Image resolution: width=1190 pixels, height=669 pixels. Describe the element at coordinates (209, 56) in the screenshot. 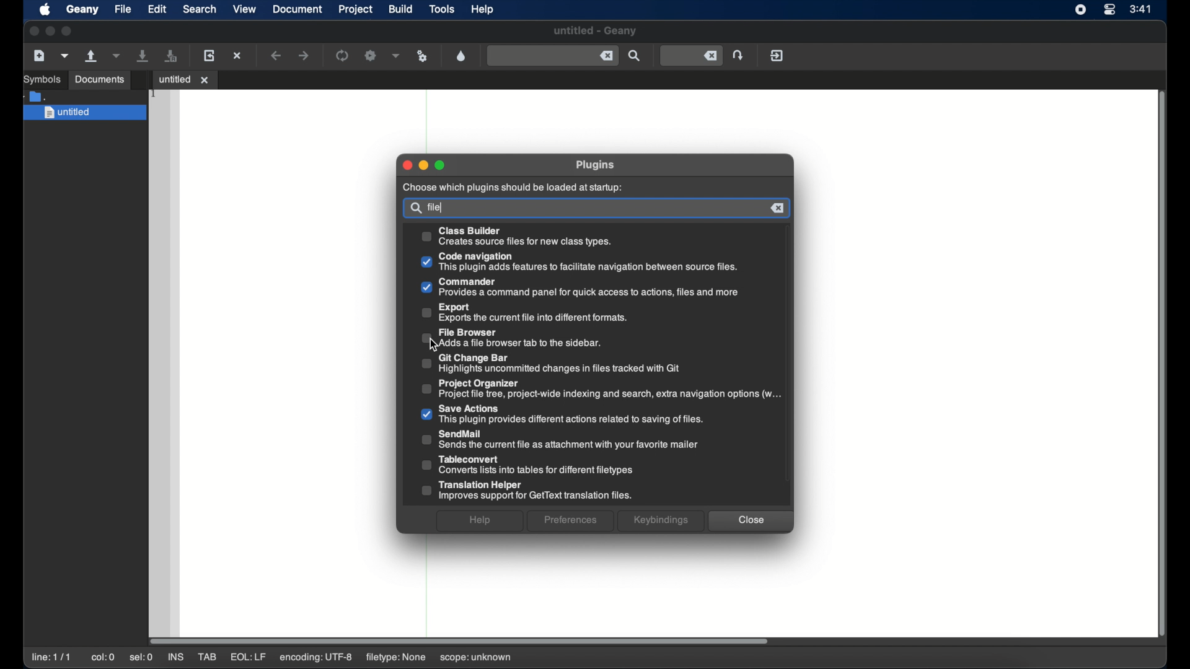

I see `load the current file from disk` at that location.